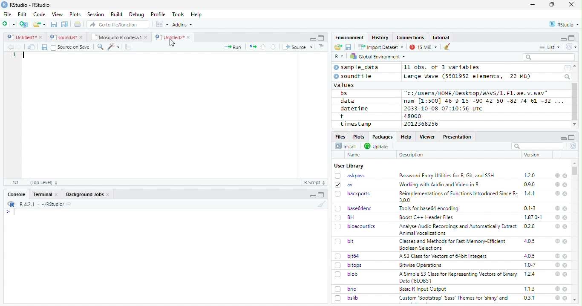 This screenshot has height=306, width=582. I want to click on 0.2.8, so click(530, 226).